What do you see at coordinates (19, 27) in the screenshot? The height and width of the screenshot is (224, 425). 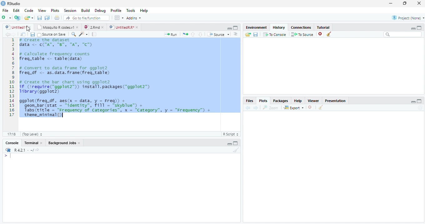 I see `Untitled` at bounding box center [19, 27].